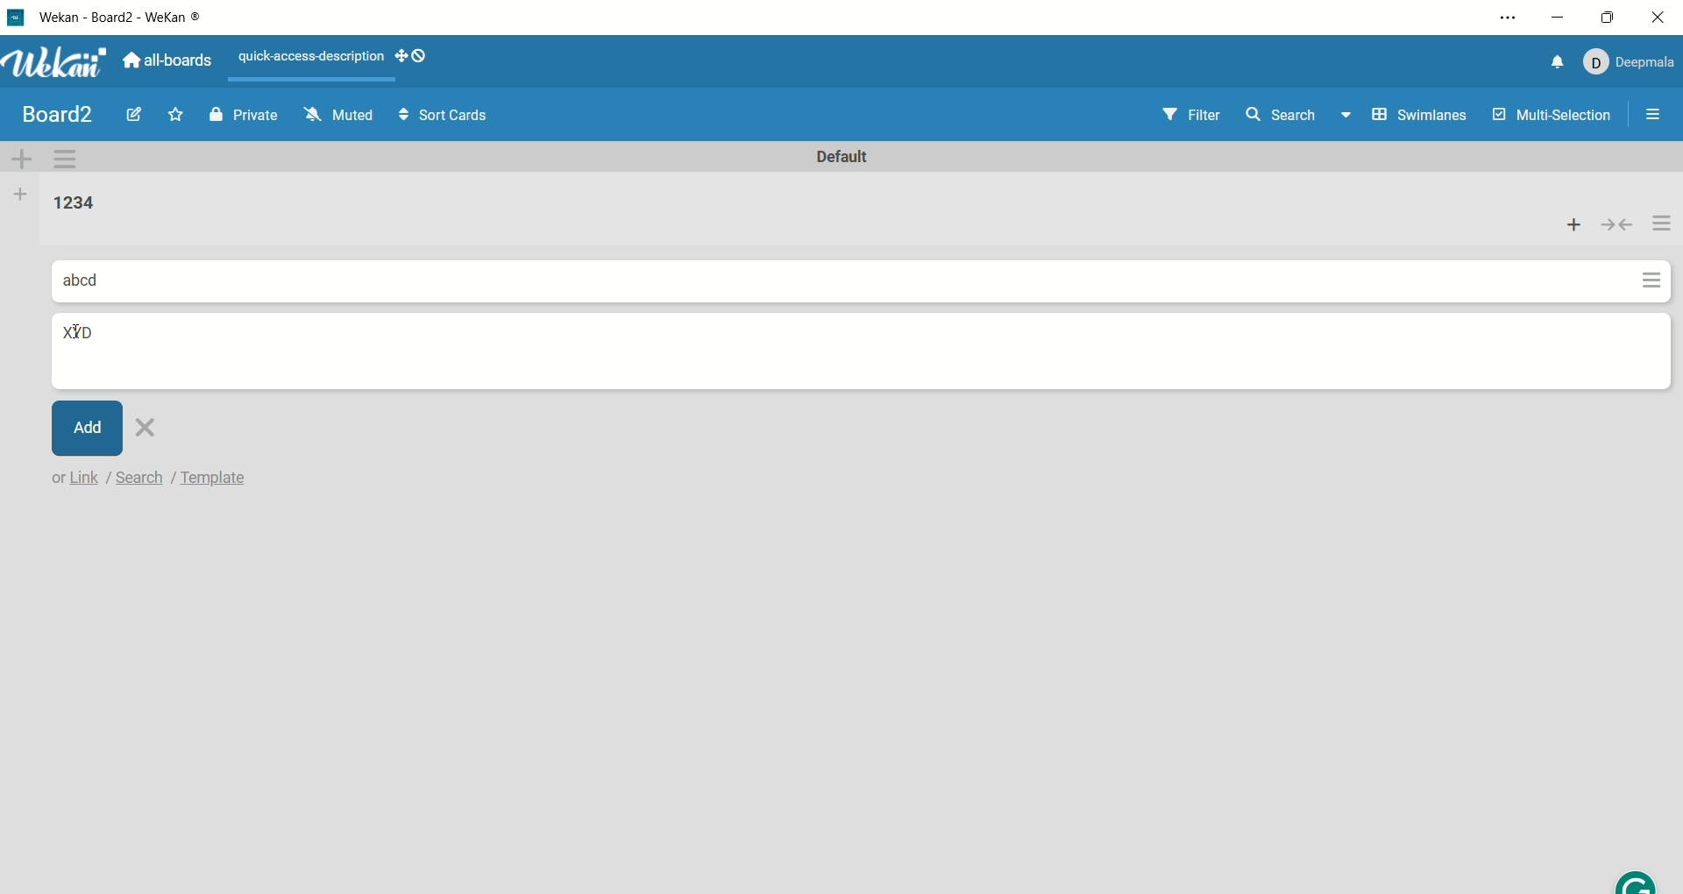 The width and height of the screenshot is (1683, 894). What do you see at coordinates (1555, 20) in the screenshot?
I see `minimize` at bounding box center [1555, 20].